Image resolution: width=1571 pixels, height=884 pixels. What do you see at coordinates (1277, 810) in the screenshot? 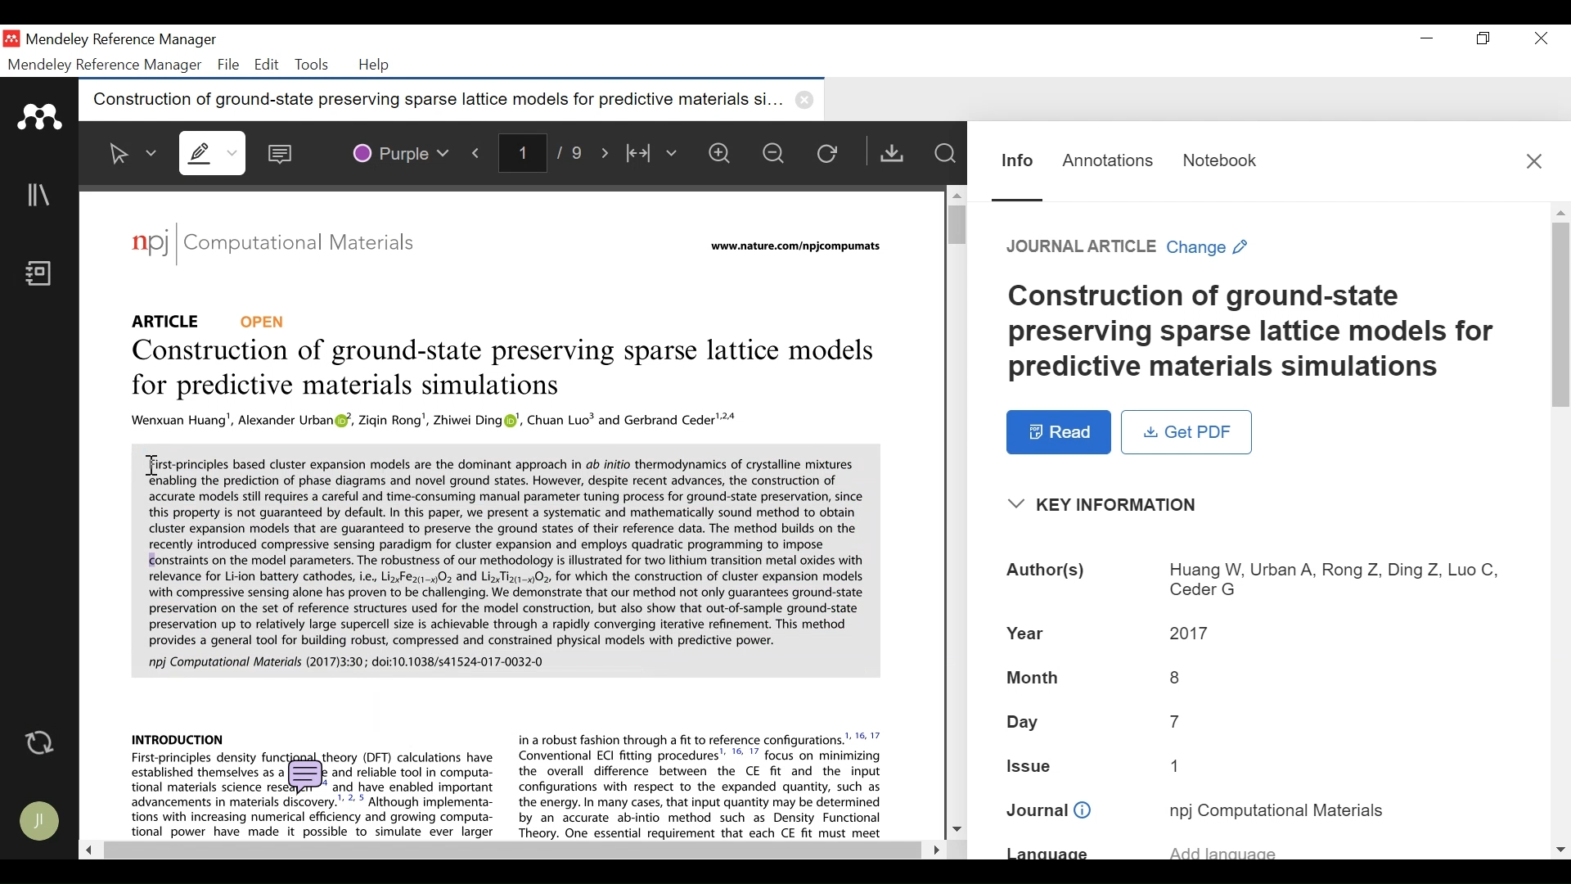
I see `Journal` at bounding box center [1277, 810].